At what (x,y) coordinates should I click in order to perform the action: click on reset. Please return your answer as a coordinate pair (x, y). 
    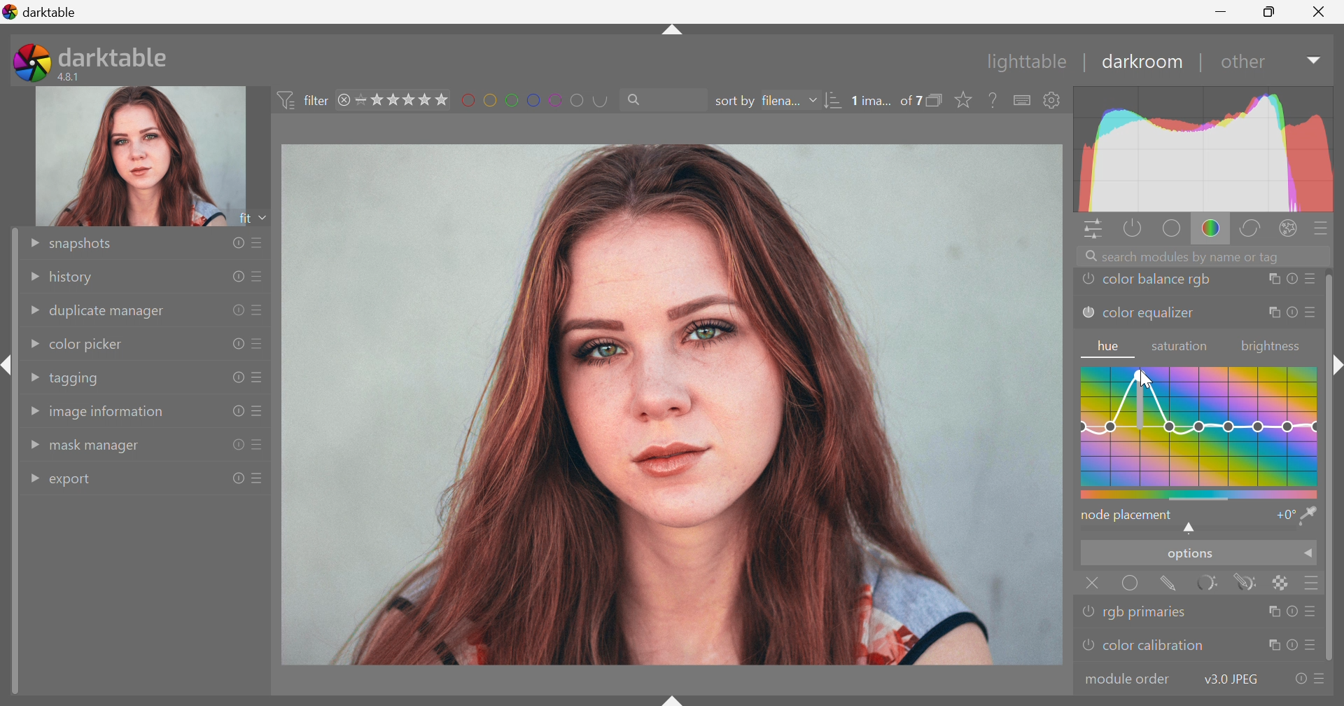
    Looking at the image, I should click on (239, 244).